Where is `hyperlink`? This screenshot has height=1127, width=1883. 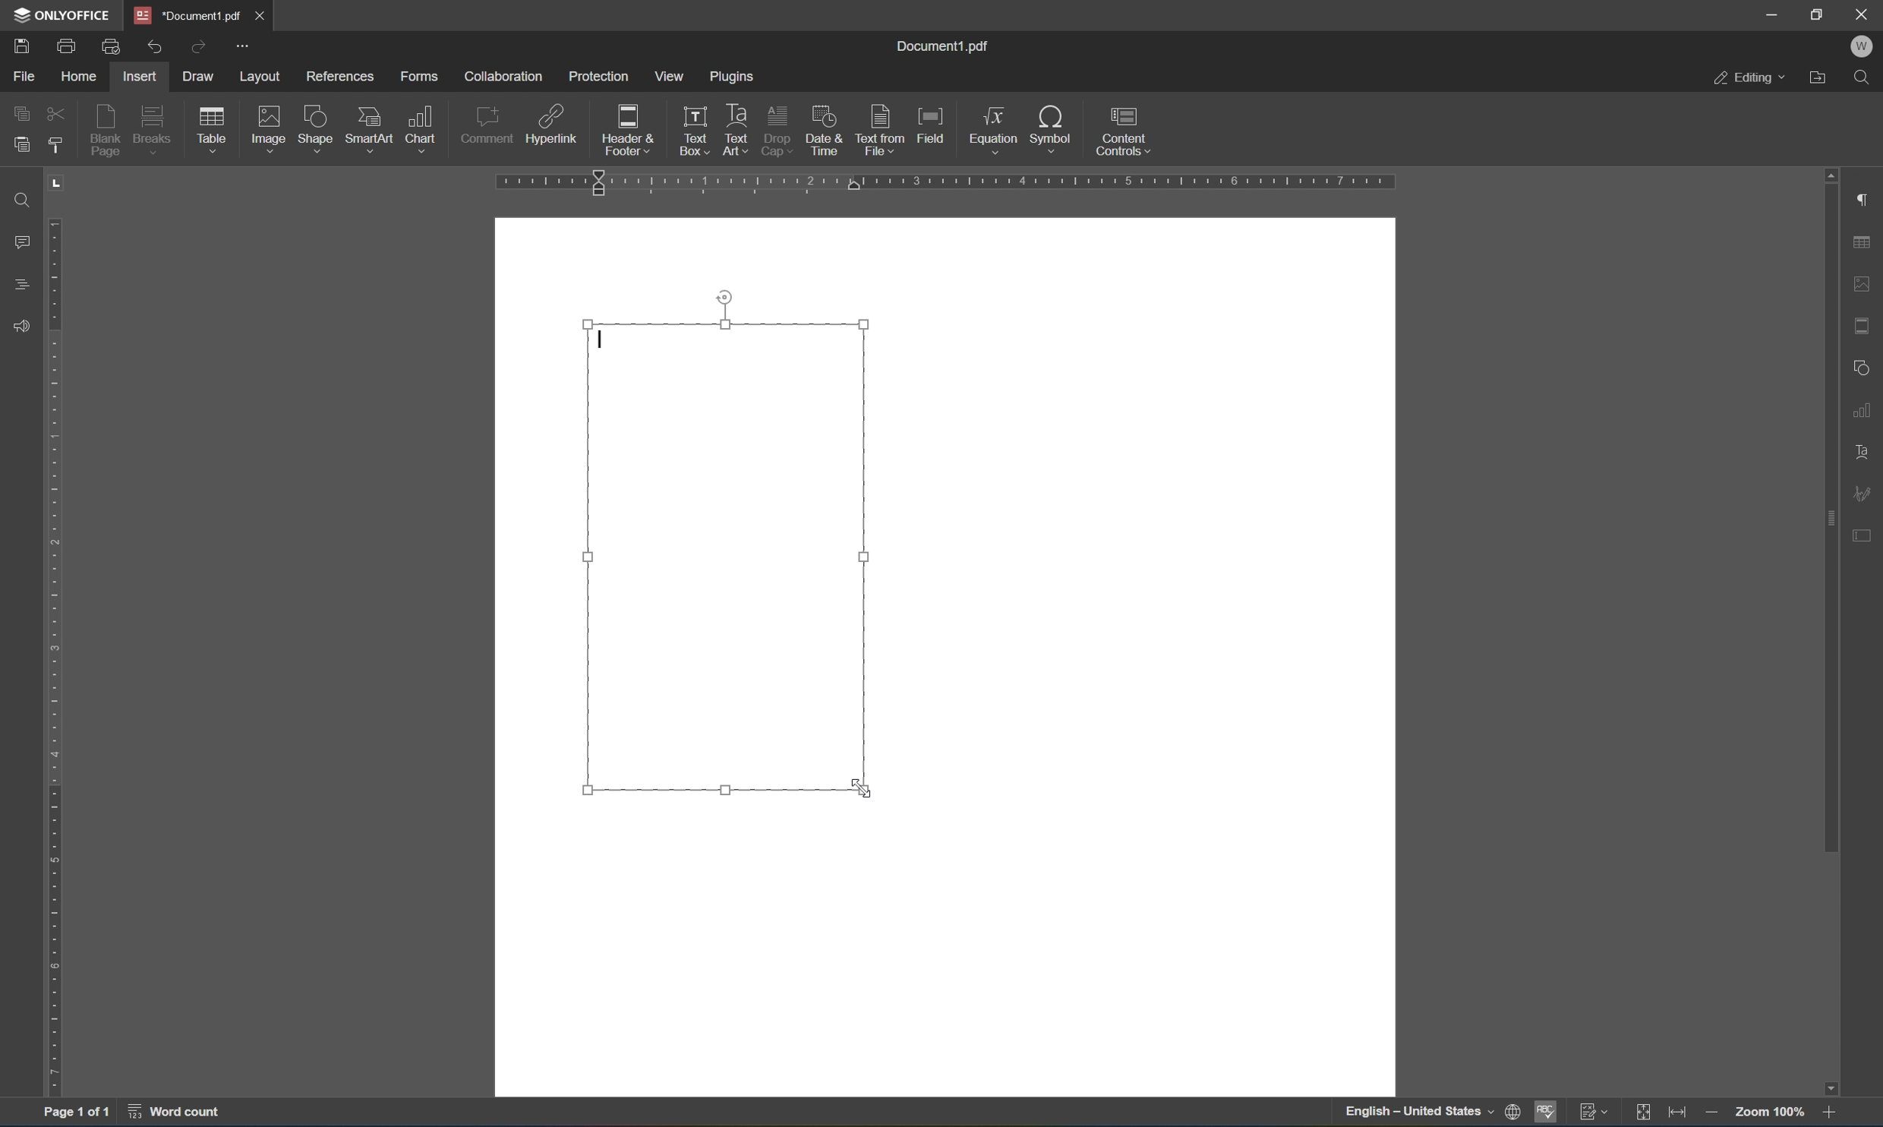
hyperlink is located at coordinates (552, 128).